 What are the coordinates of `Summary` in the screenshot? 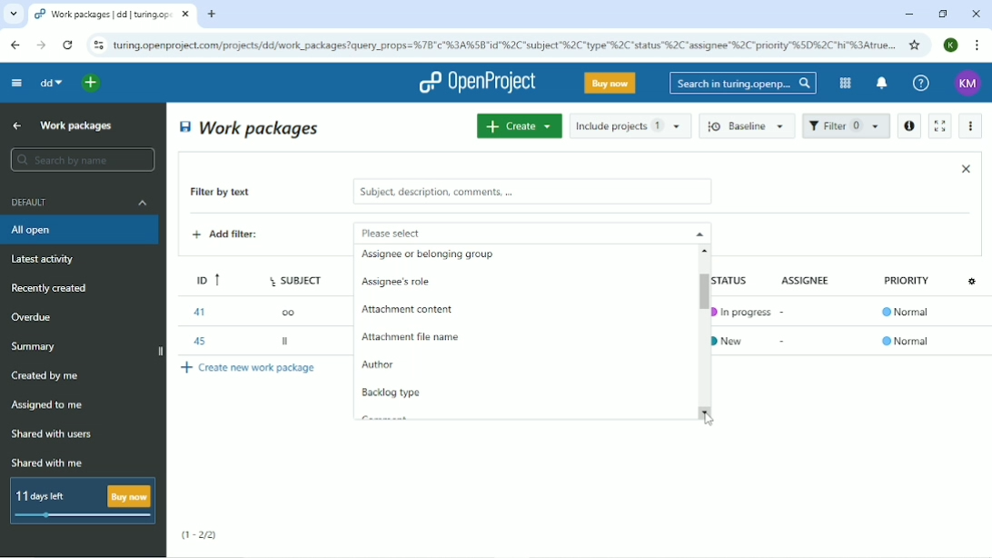 It's located at (36, 346).